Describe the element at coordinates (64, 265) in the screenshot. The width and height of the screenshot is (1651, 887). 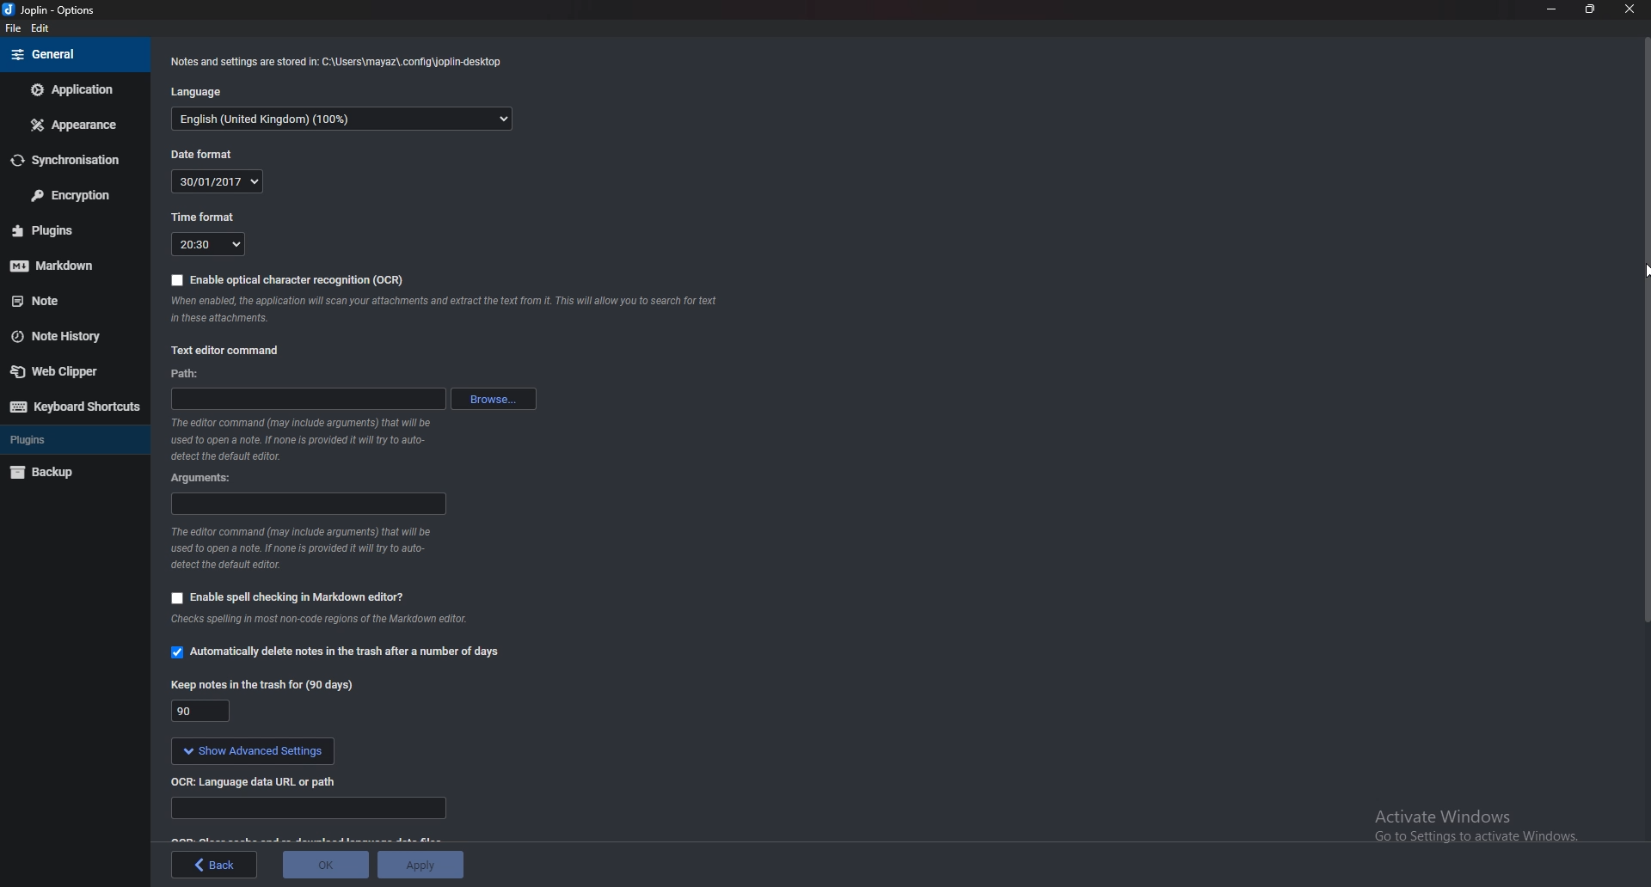
I see `Markdown` at that location.